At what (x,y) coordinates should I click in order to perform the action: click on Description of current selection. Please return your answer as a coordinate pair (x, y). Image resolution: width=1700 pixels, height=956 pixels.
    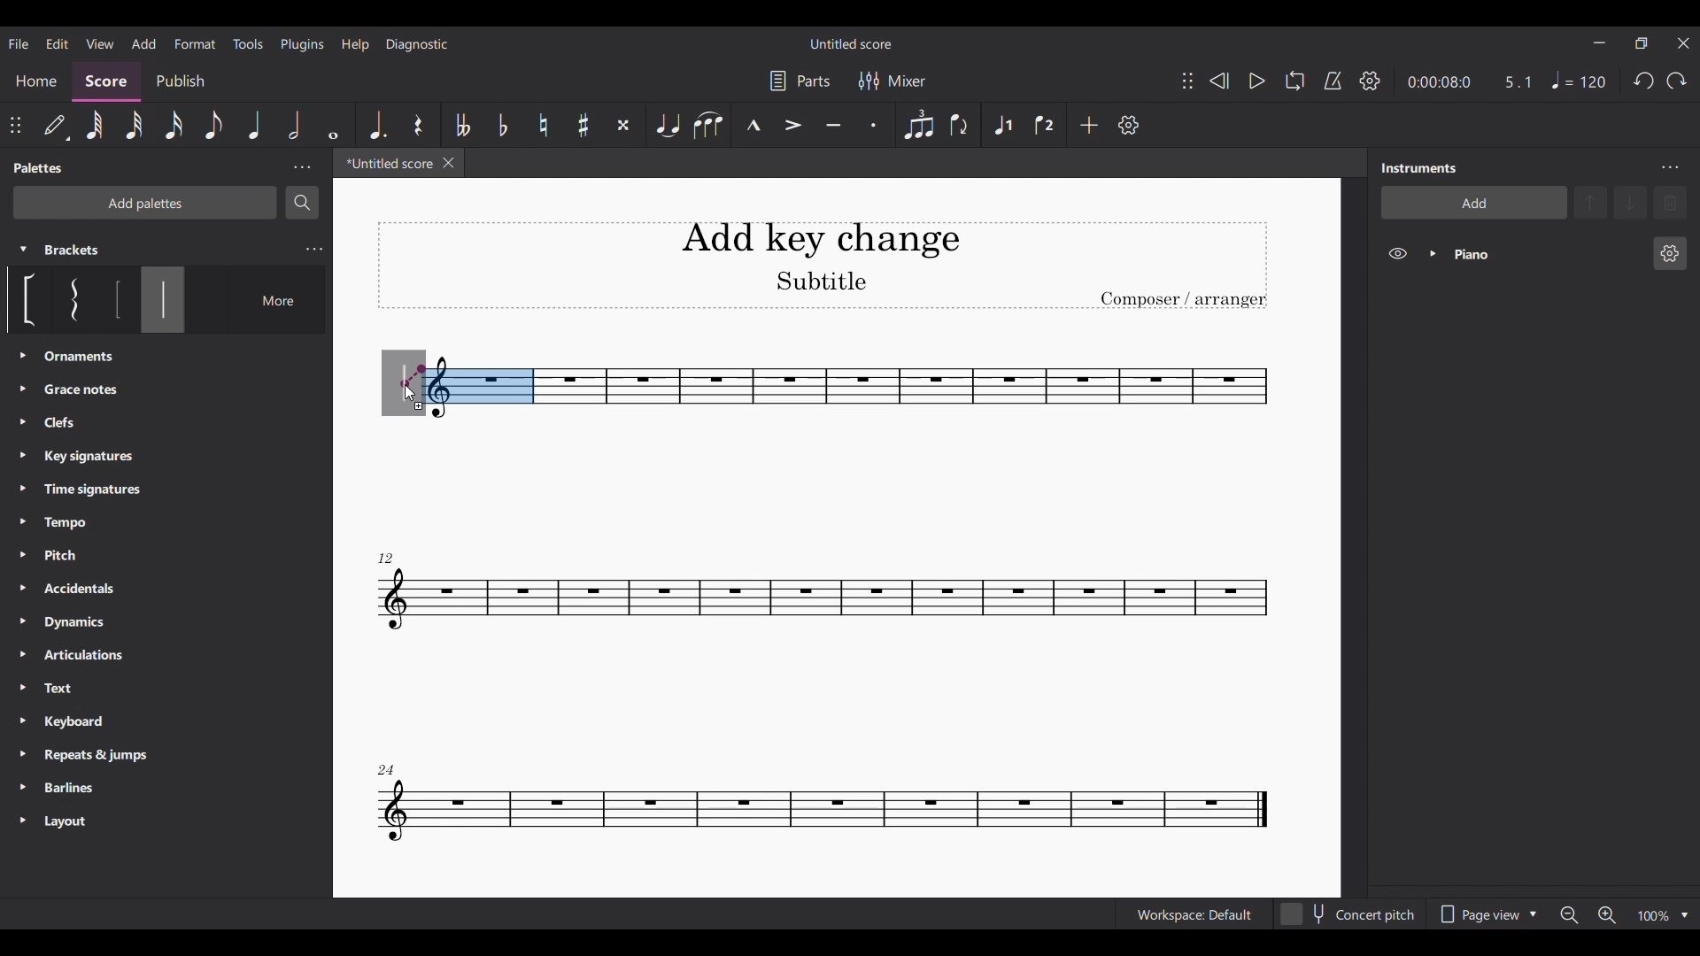
    Looking at the image, I should click on (164, 358).